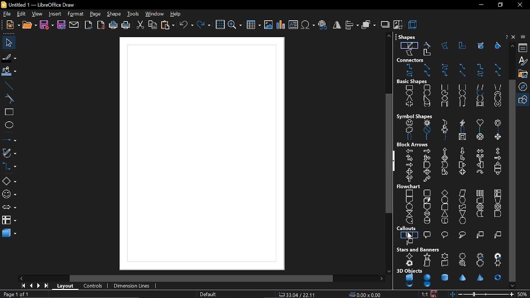 This screenshot has height=298, width=530. Describe the element at coordinates (445, 158) in the screenshot. I see `4 way arrow` at that location.